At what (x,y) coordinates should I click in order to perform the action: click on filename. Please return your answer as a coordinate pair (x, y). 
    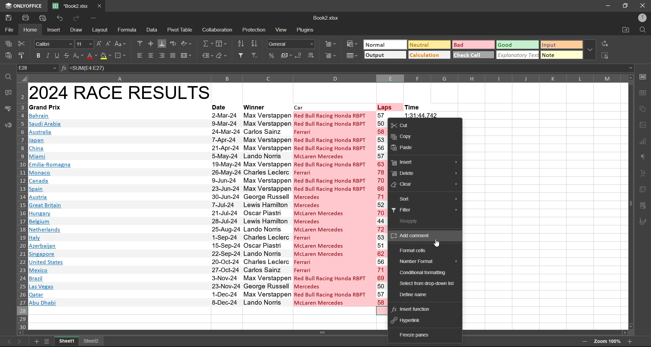
    Looking at the image, I should click on (70, 5).